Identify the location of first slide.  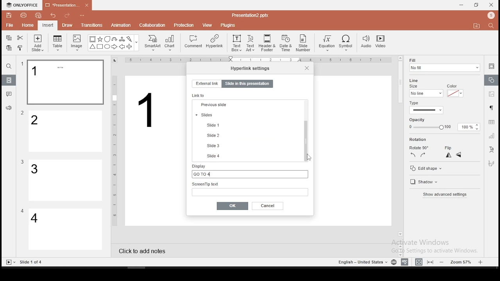
(247, 105).